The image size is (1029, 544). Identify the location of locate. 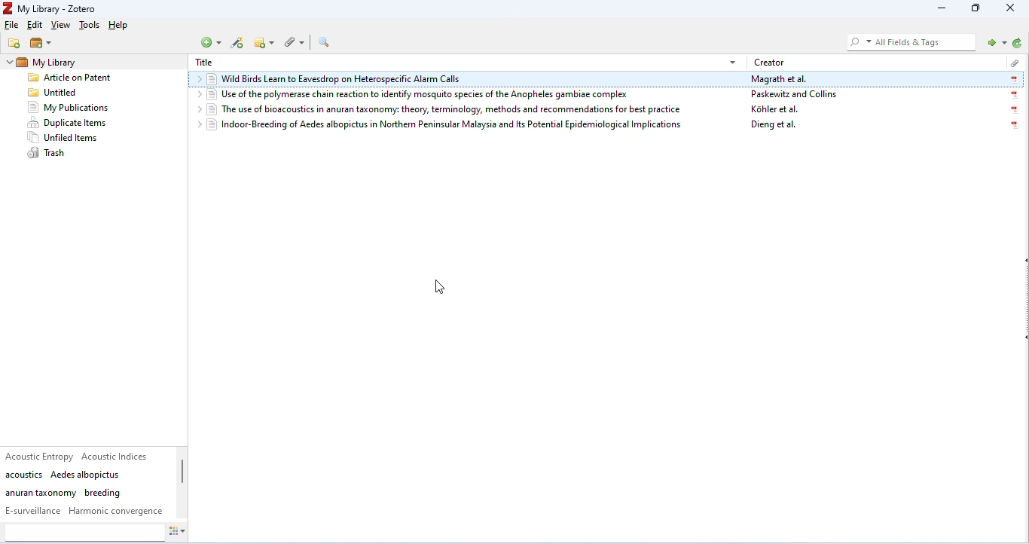
(994, 41).